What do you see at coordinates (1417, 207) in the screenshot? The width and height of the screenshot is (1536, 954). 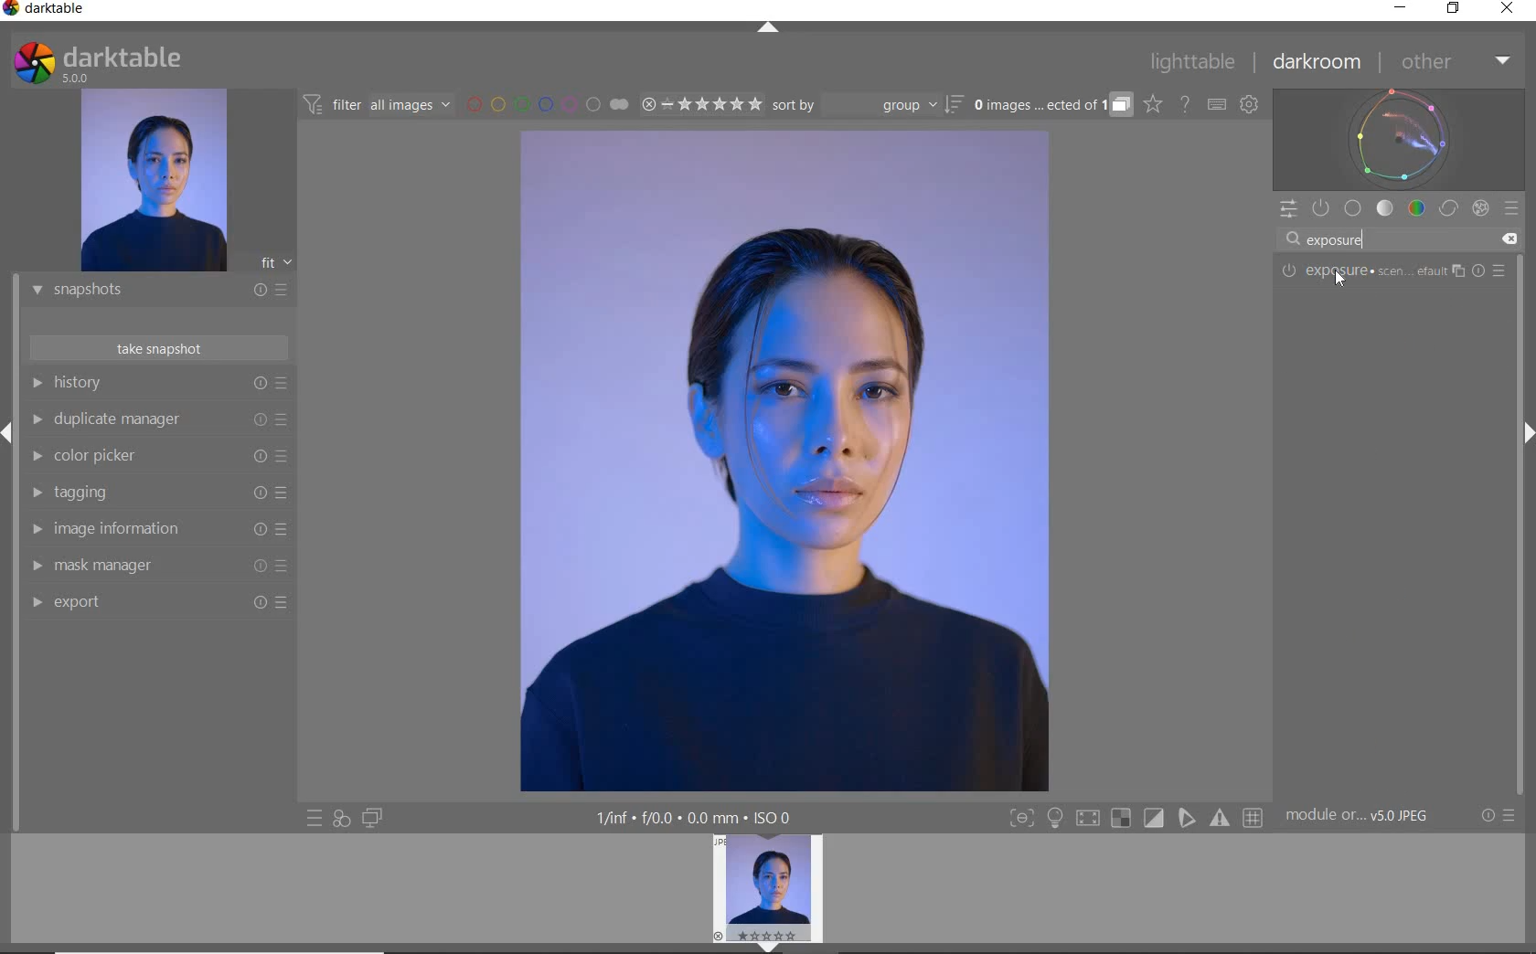 I see `COLOR` at bounding box center [1417, 207].